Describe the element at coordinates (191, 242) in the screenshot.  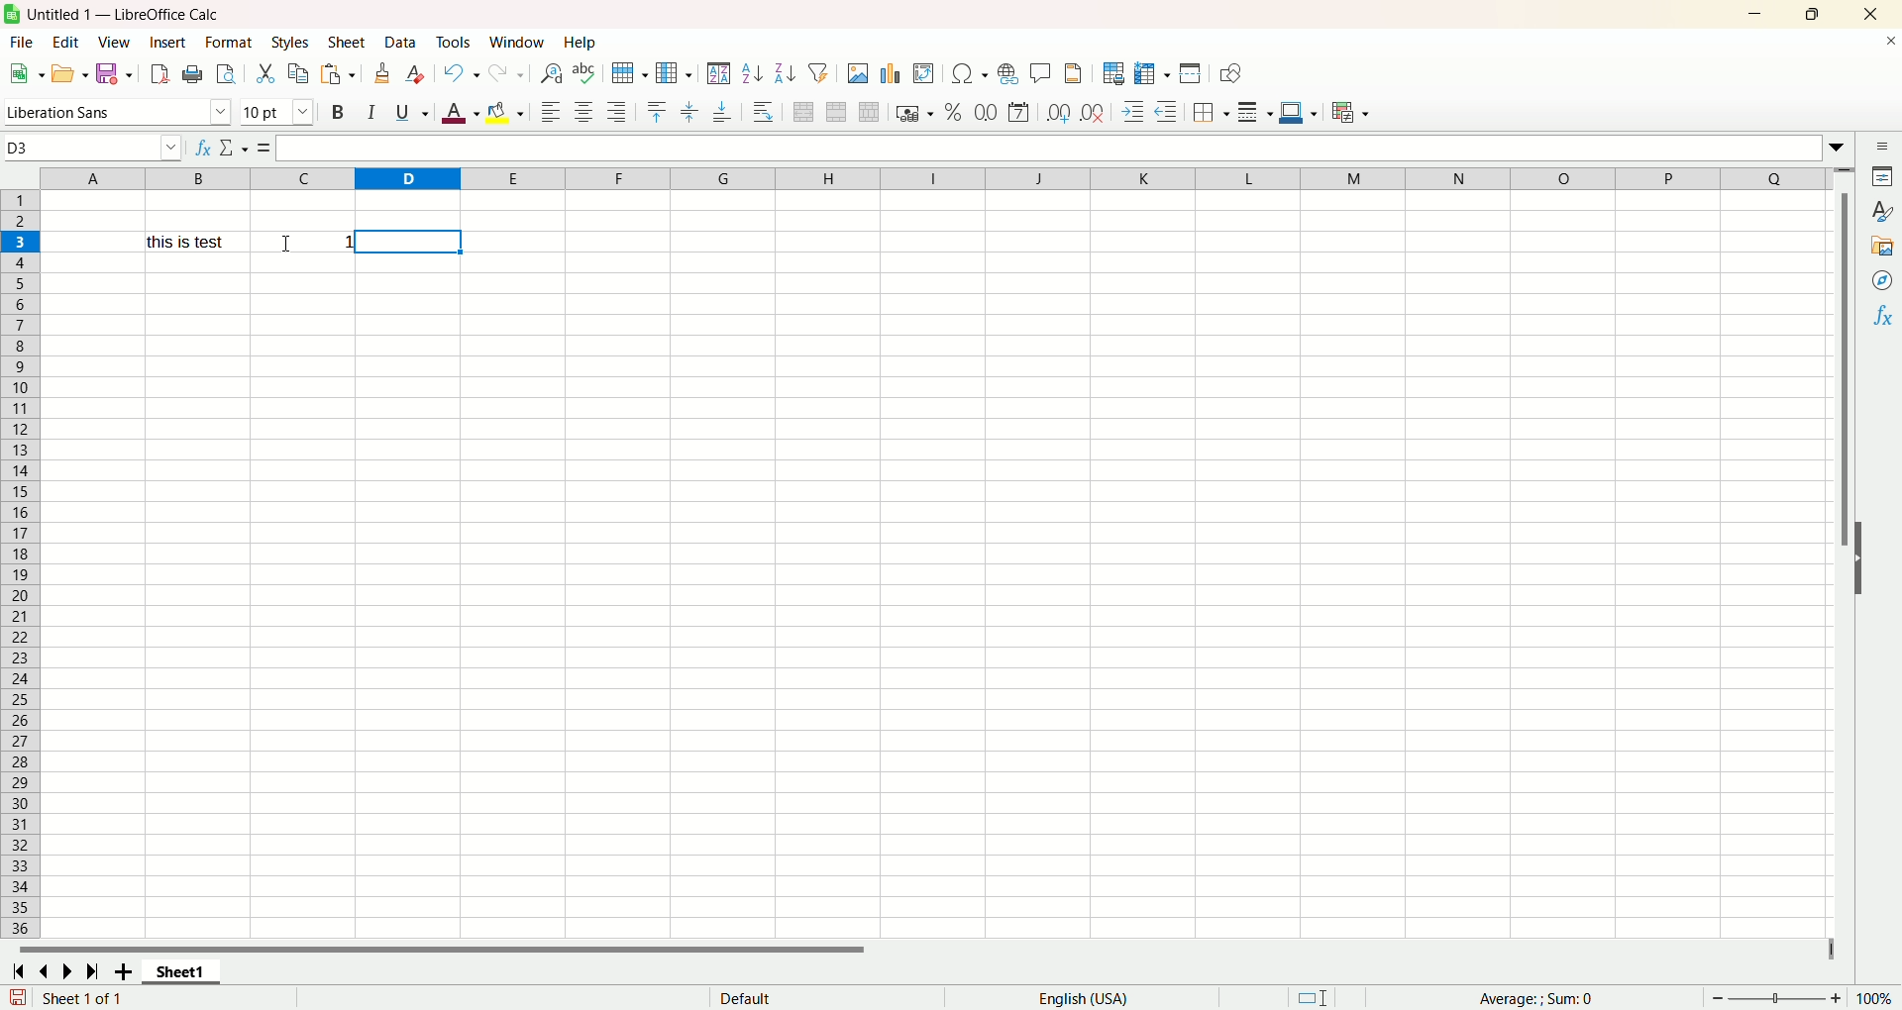
I see `this is test` at that location.